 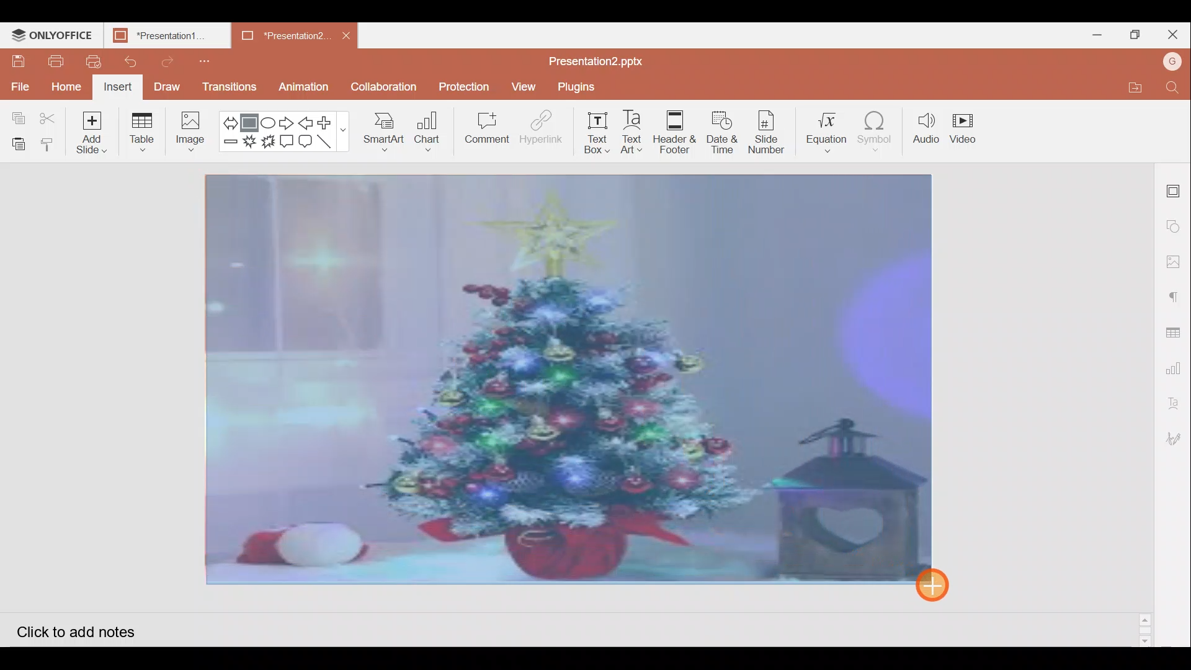 What do you see at coordinates (461, 86) in the screenshot?
I see `Protection` at bounding box center [461, 86].